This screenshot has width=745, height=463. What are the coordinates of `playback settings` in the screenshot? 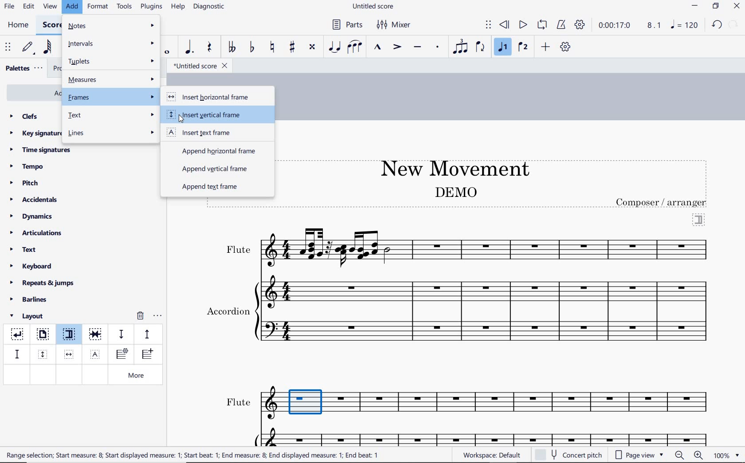 It's located at (581, 24).